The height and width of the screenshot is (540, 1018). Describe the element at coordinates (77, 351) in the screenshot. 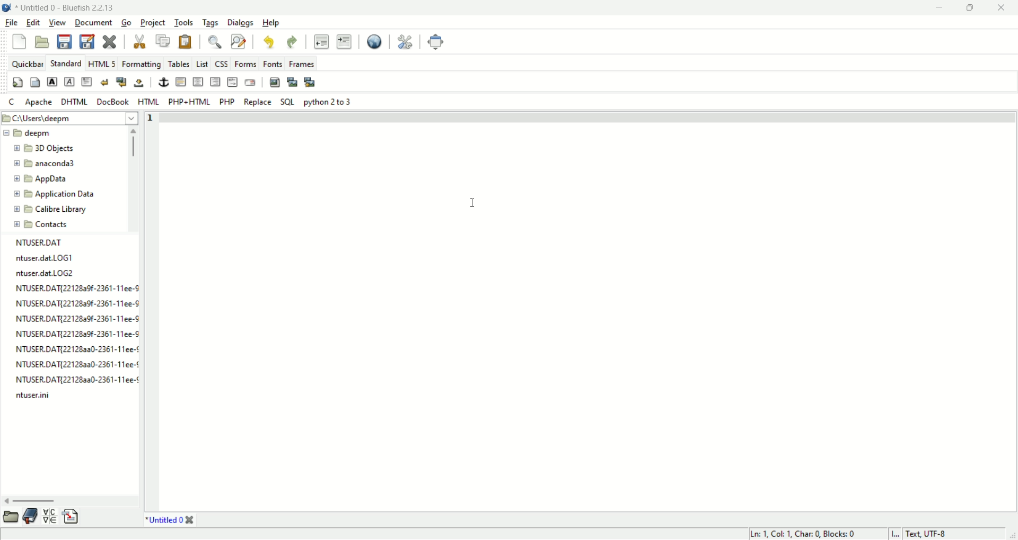

I see `NTUSER.DAT{221282a0-2361-11ee-¢` at that location.